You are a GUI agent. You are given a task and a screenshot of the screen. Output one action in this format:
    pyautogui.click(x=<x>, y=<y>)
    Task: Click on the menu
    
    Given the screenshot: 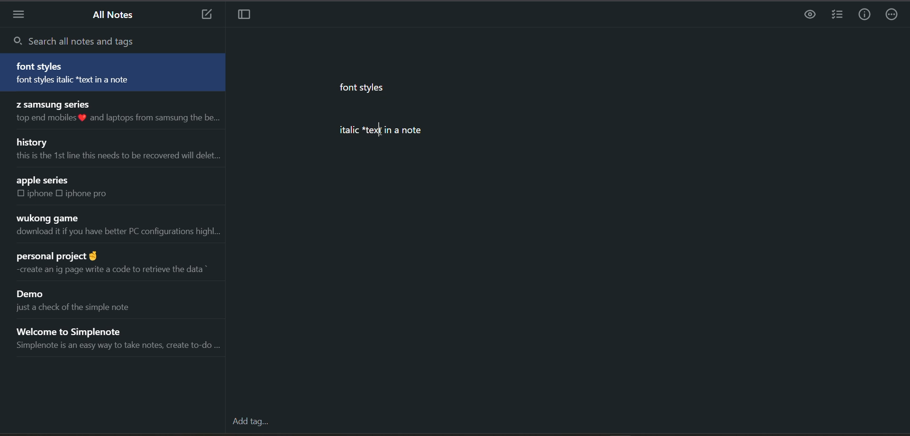 What is the action you would take?
    pyautogui.click(x=21, y=15)
    